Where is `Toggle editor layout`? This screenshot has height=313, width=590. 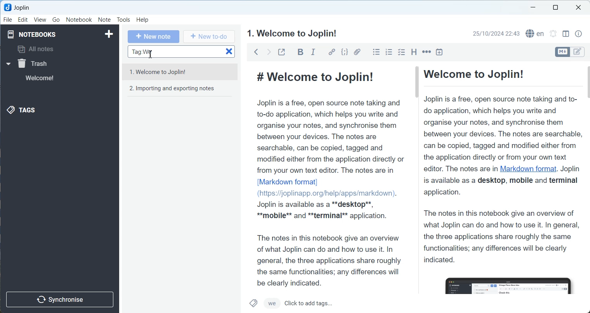 Toggle editor layout is located at coordinates (566, 34).